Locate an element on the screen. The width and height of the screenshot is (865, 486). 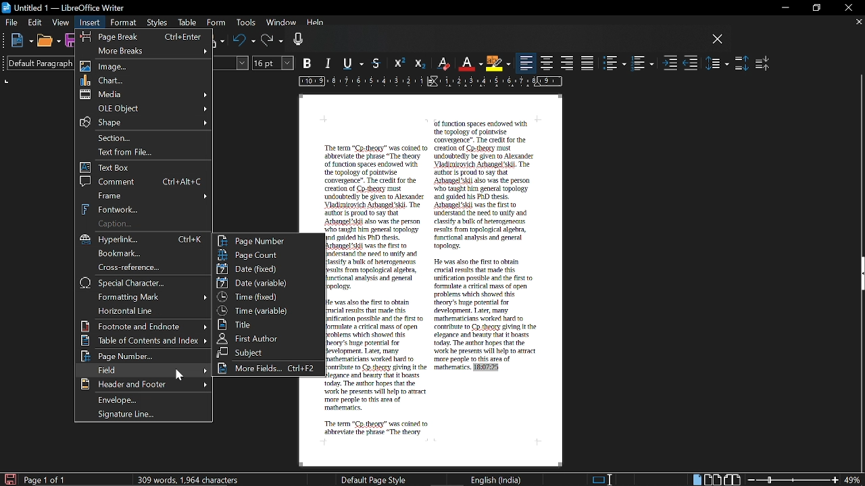
Set line spacing is located at coordinates (718, 63).